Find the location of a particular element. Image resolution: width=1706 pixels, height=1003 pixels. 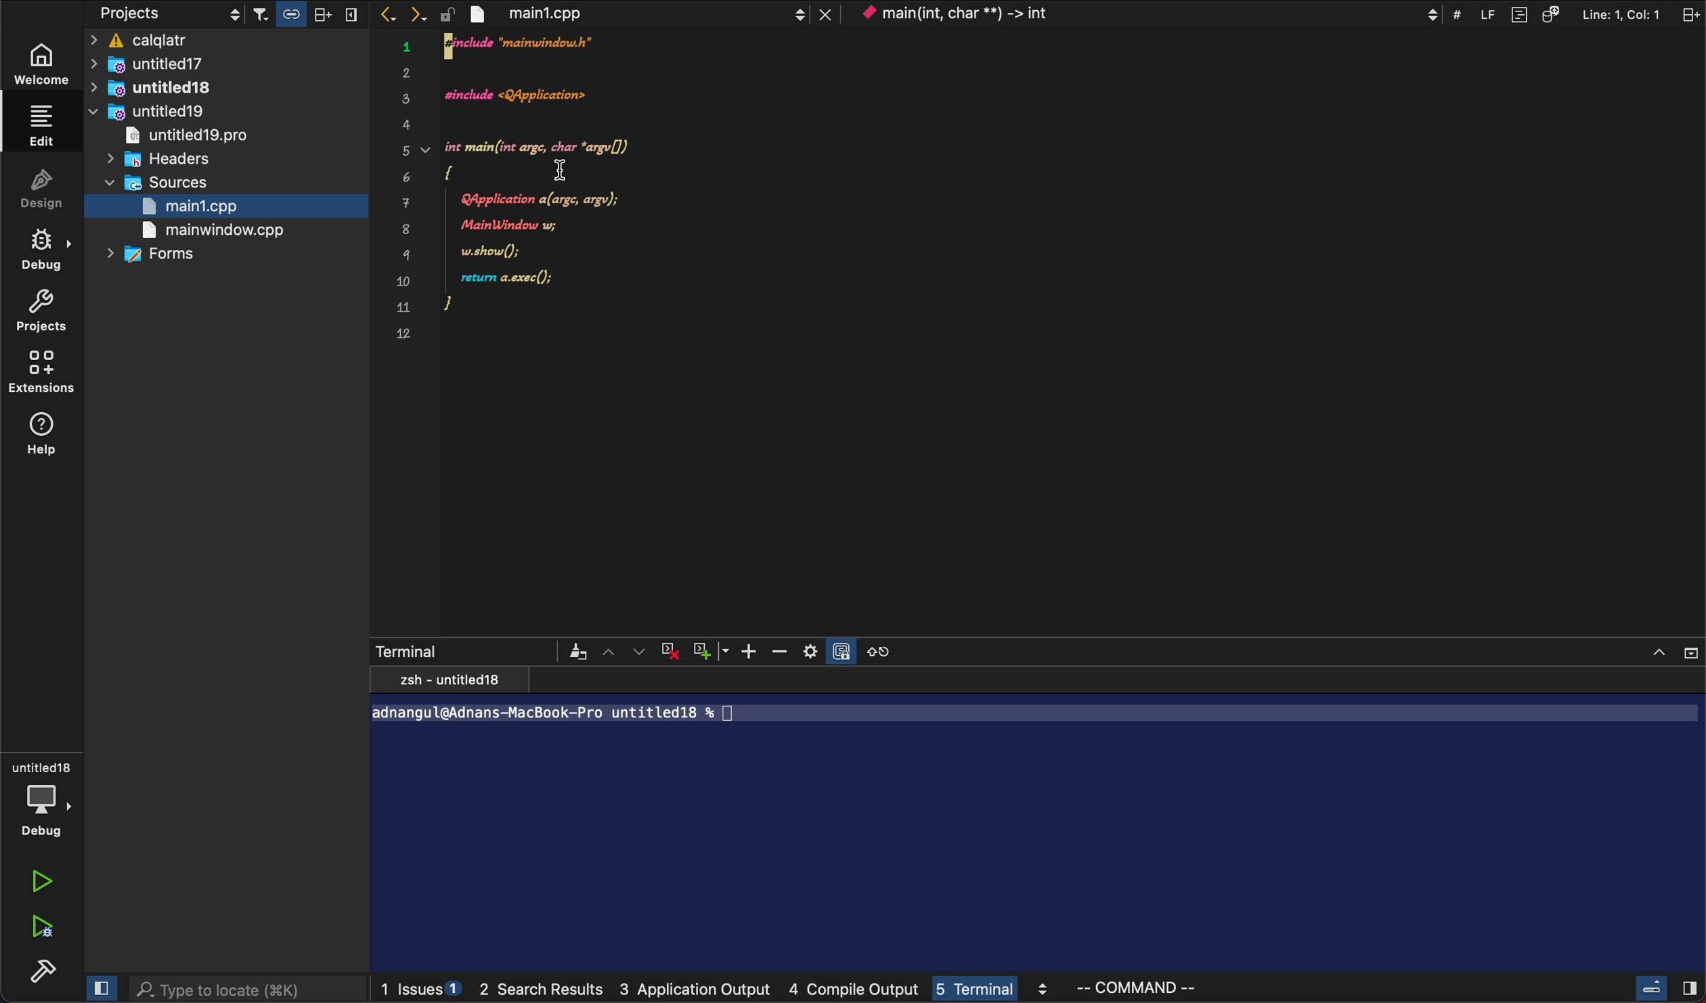

 is located at coordinates (1569, 14).